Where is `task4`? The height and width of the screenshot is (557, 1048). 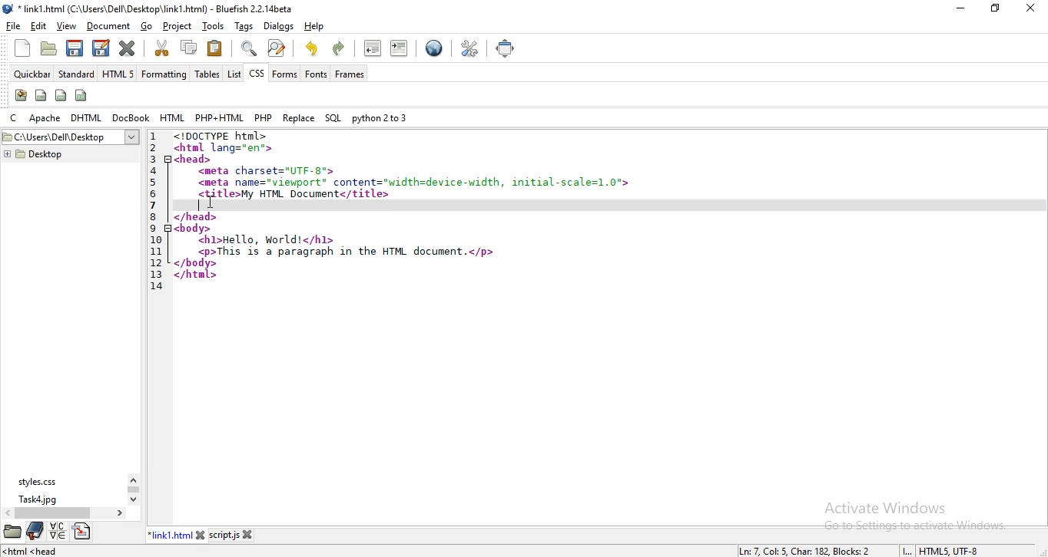 task4 is located at coordinates (39, 499).